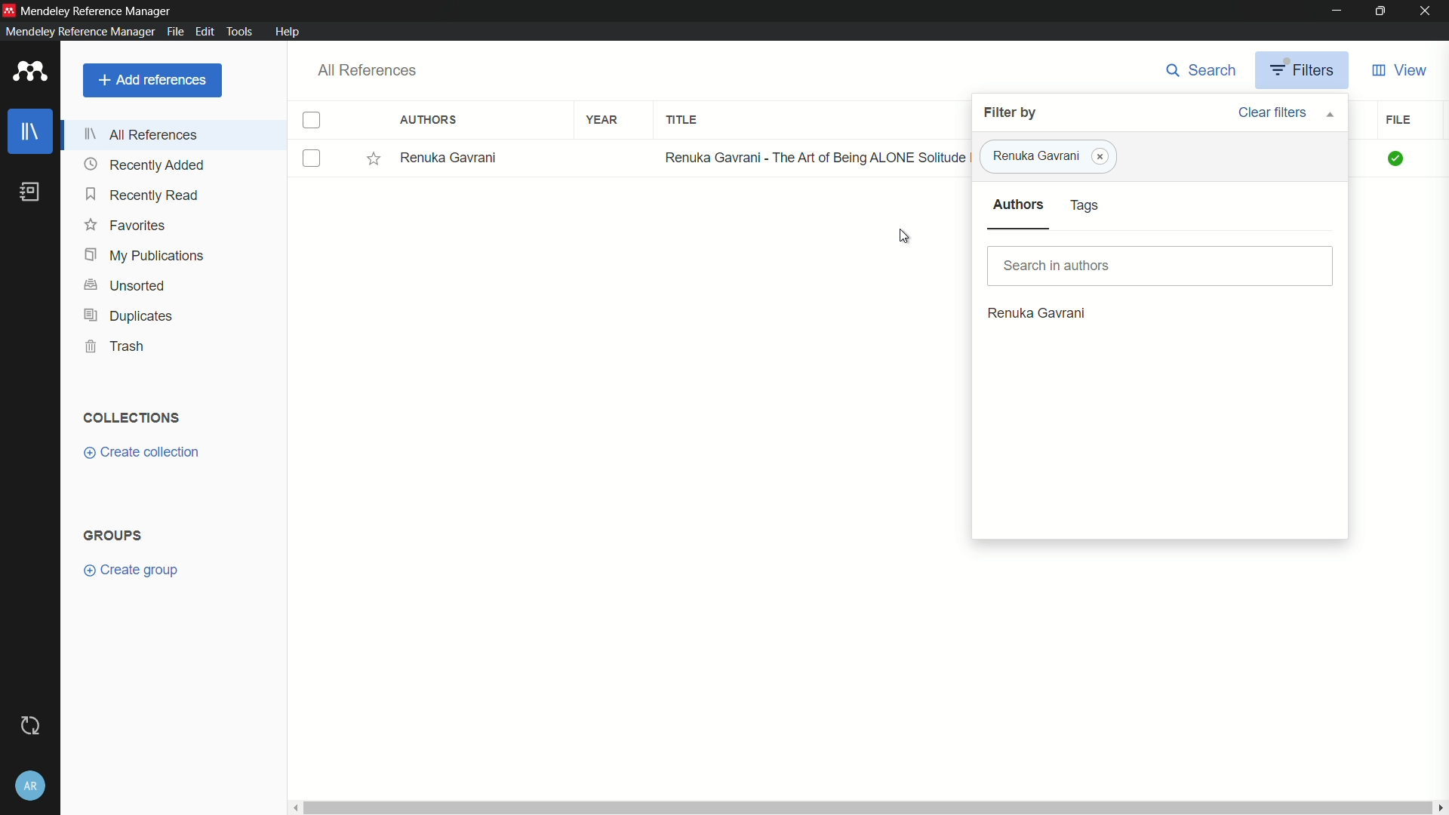 This screenshot has height=815, width=1449. What do you see at coordinates (603, 120) in the screenshot?
I see `year` at bounding box center [603, 120].